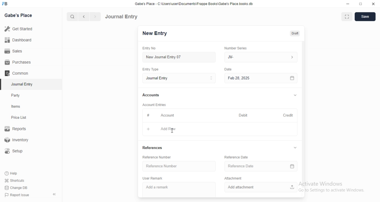 The width and height of the screenshot is (380, 202). I want to click on Debit, so click(242, 115).